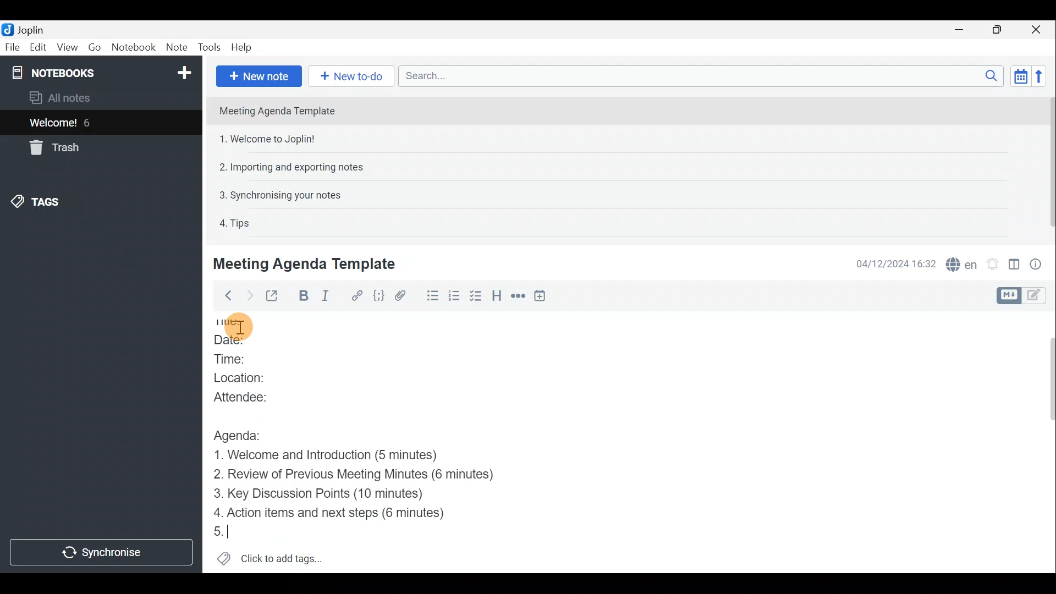  What do you see at coordinates (349, 76) in the screenshot?
I see `New to-do` at bounding box center [349, 76].